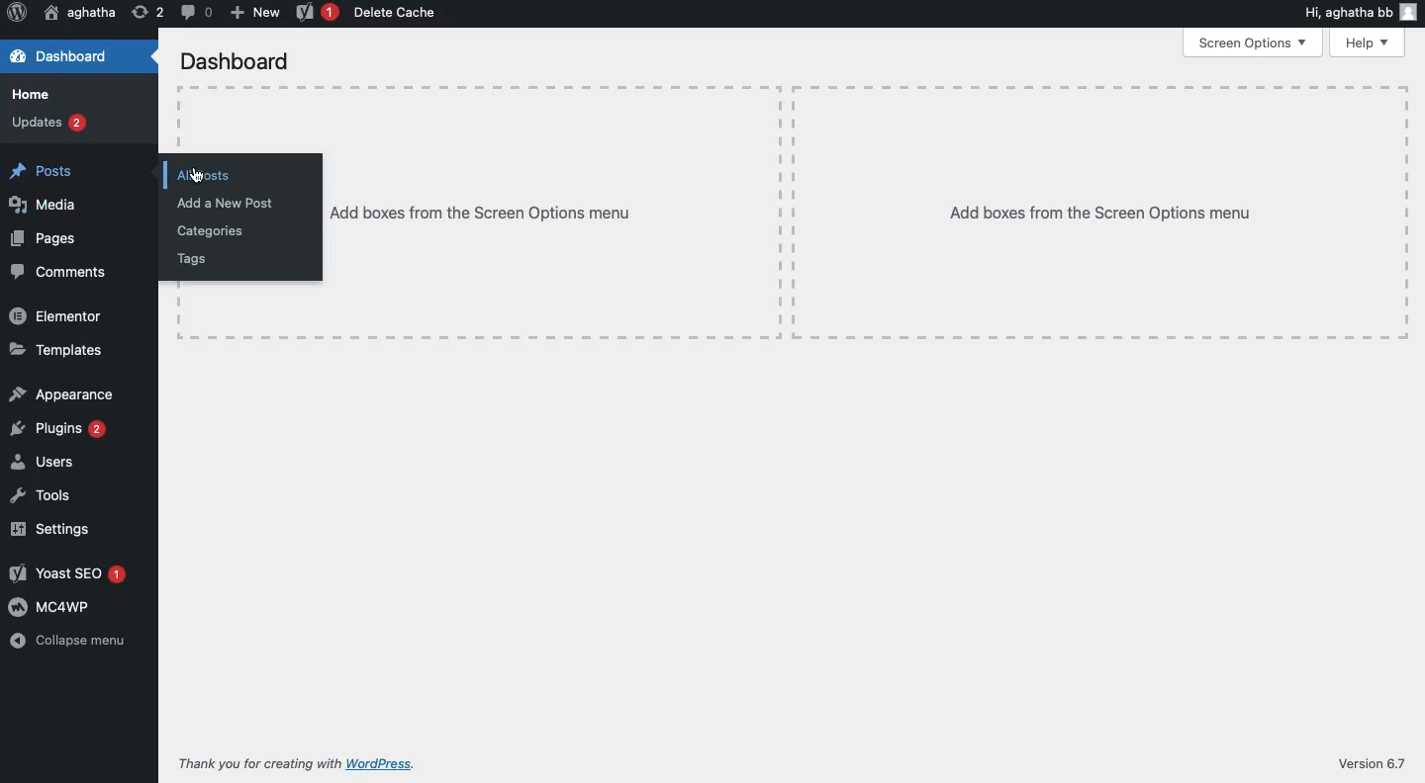 The width and height of the screenshot is (1425, 783). What do you see at coordinates (51, 606) in the screenshot?
I see `mcawe` at bounding box center [51, 606].